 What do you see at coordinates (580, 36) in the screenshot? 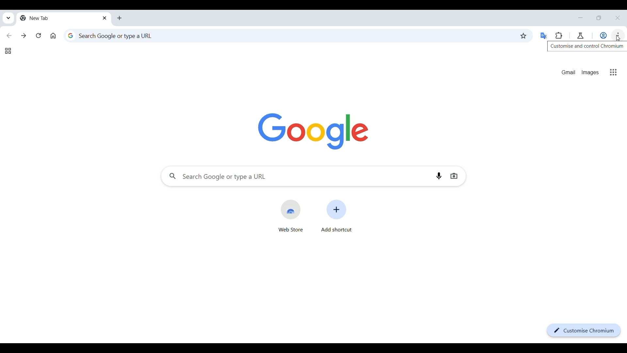
I see `Chrome labs` at bounding box center [580, 36].